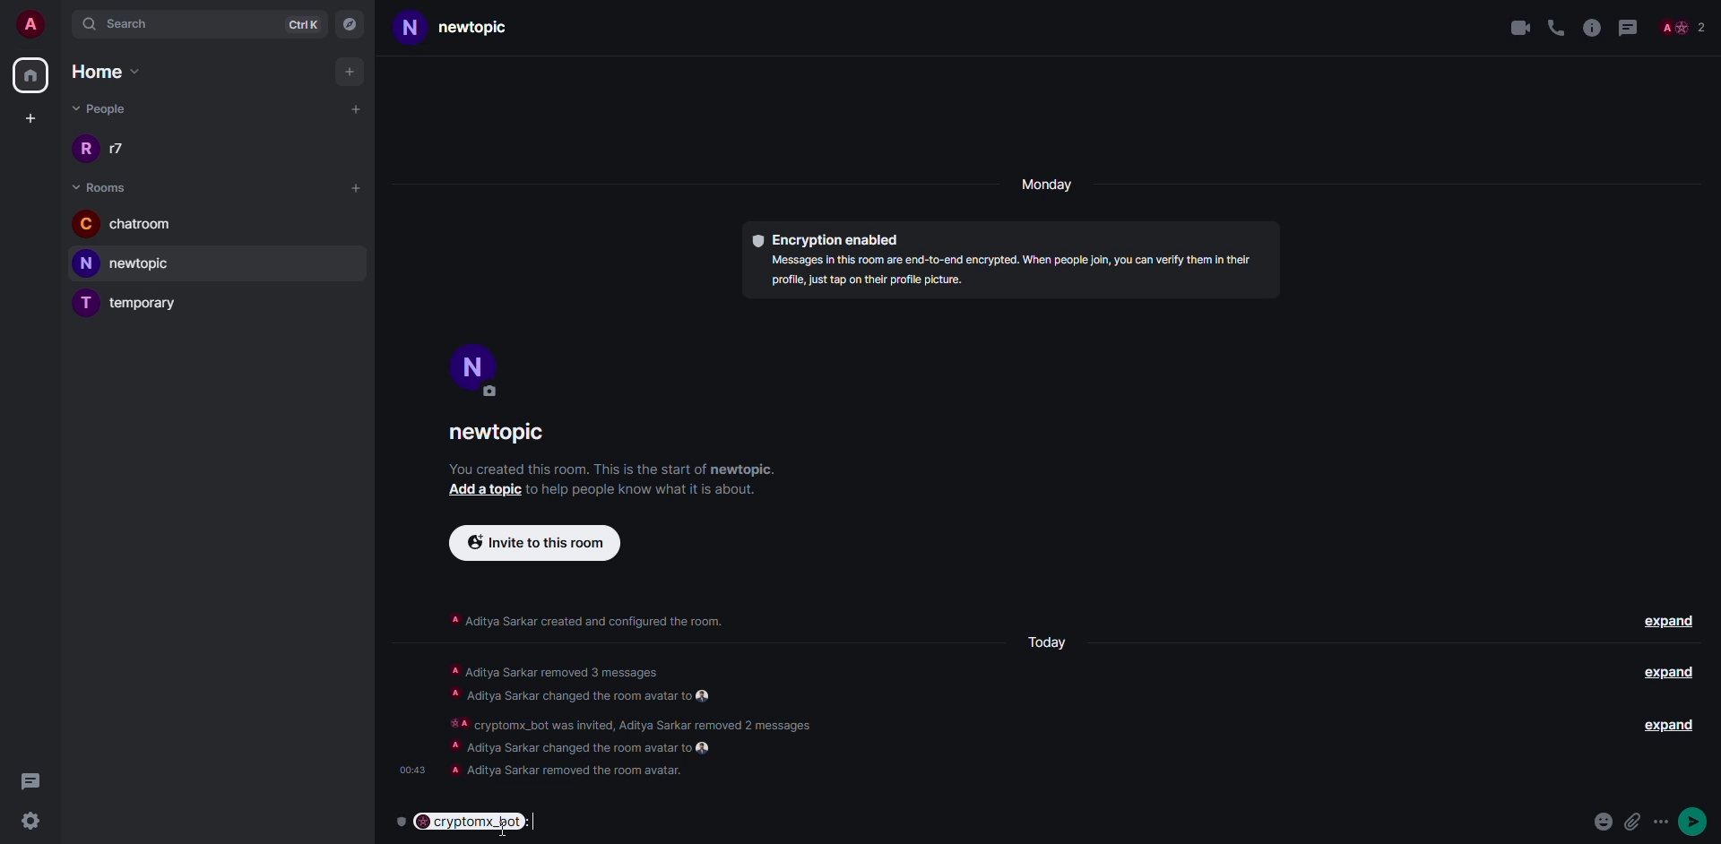 This screenshot has width=1721, height=844. Describe the element at coordinates (411, 764) in the screenshot. I see `time` at that location.